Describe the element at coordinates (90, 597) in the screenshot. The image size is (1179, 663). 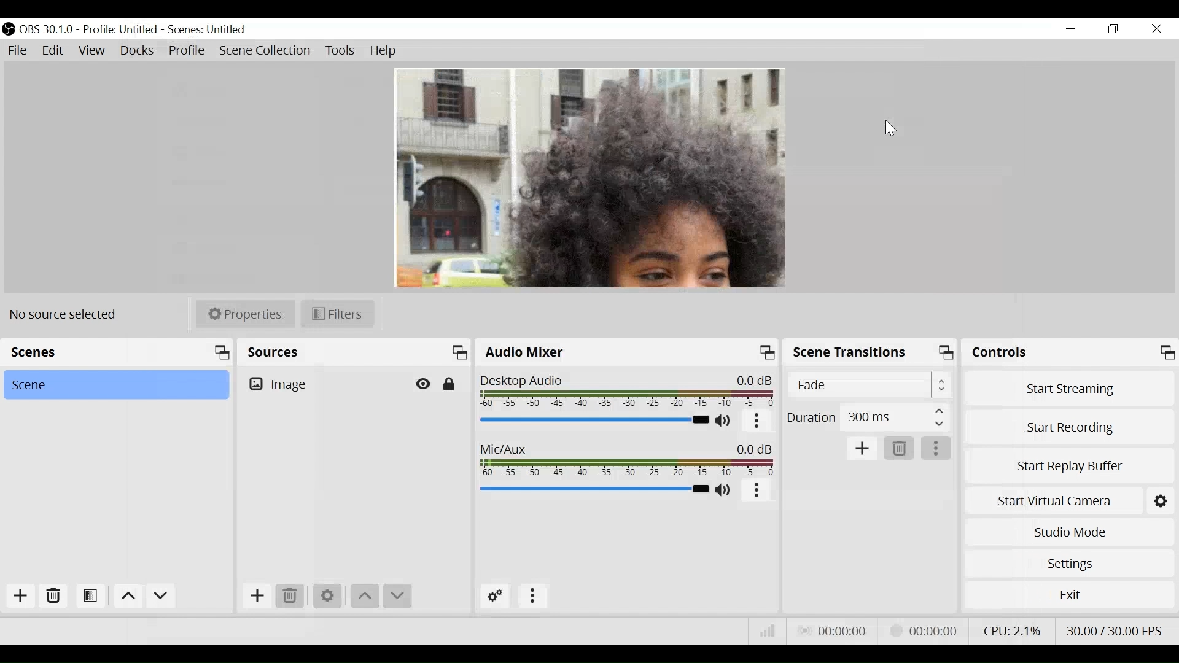
I see `Open Scene Filter` at that location.